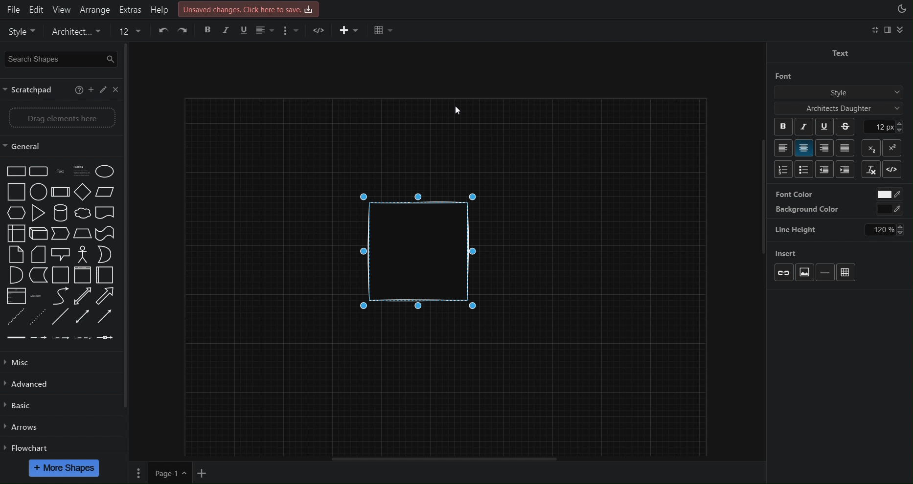  I want to click on Undo, so click(141, 32).